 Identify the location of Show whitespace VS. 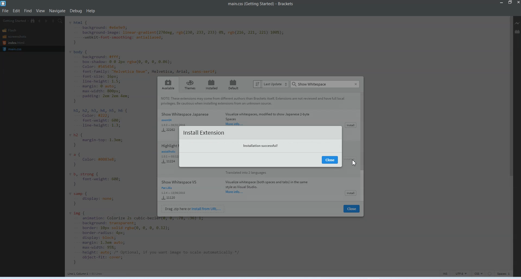
(250, 189).